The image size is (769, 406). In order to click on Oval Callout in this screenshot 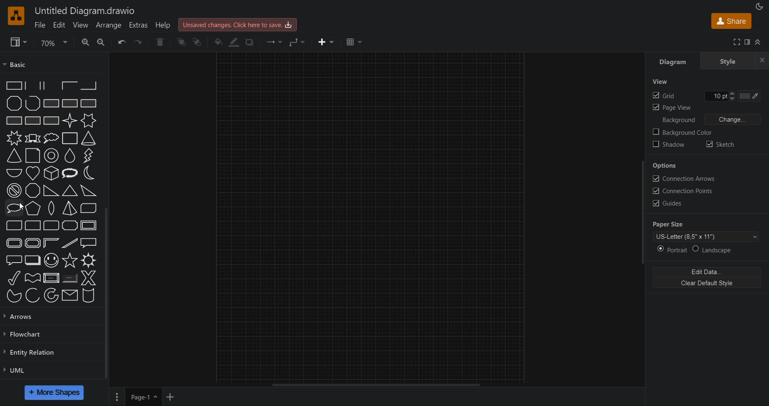, I will do `click(14, 208)`.